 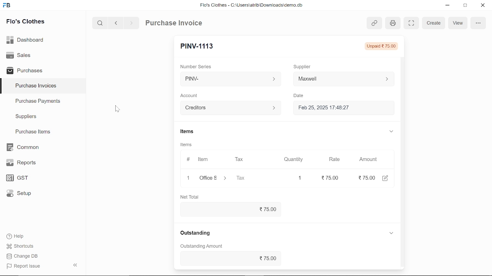 I want to click on ‘Number Series, so click(x=198, y=66).